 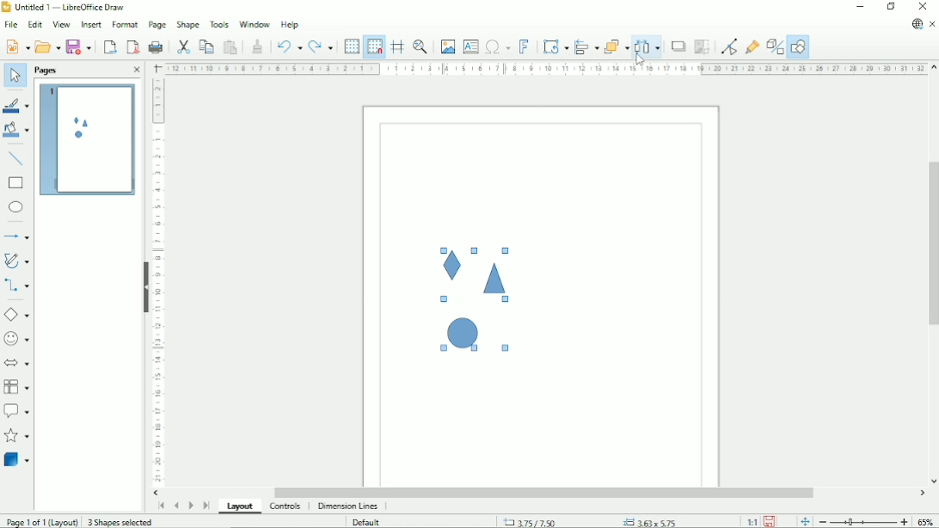 What do you see at coordinates (47, 71) in the screenshot?
I see `Pages` at bounding box center [47, 71].